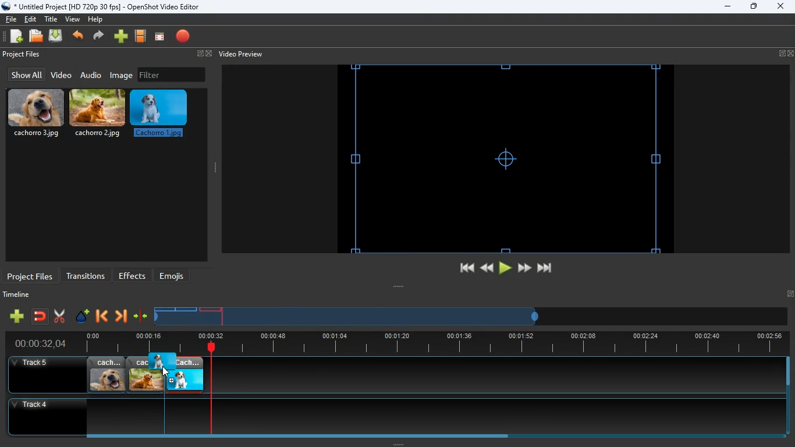  I want to click on Horizontal slide bar, so click(428, 436).